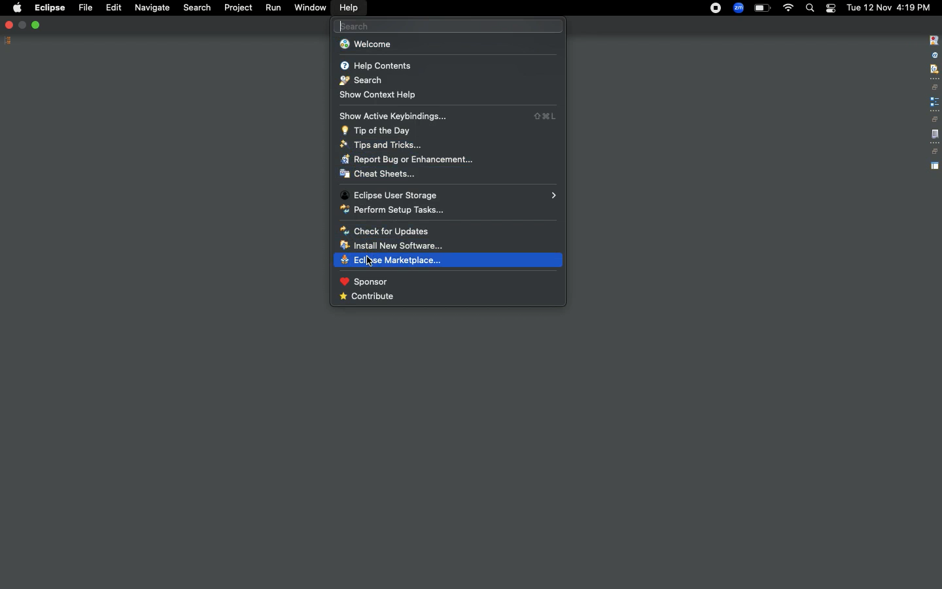 The height and width of the screenshot is (589, 942). I want to click on attribute, so click(933, 56).